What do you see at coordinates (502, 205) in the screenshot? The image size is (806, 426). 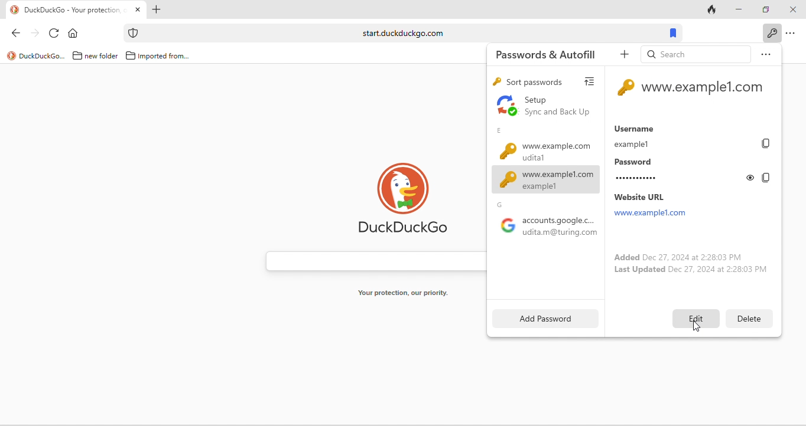 I see `g` at bounding box center [502, 205].